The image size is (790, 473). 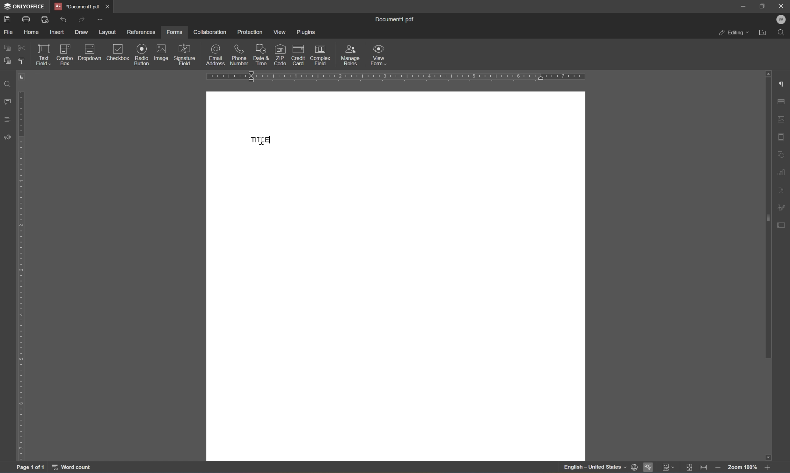 What do you see at coordinates (782, 207) in the screenshot?
I see `signature settings` at bounding box center [782, 207].